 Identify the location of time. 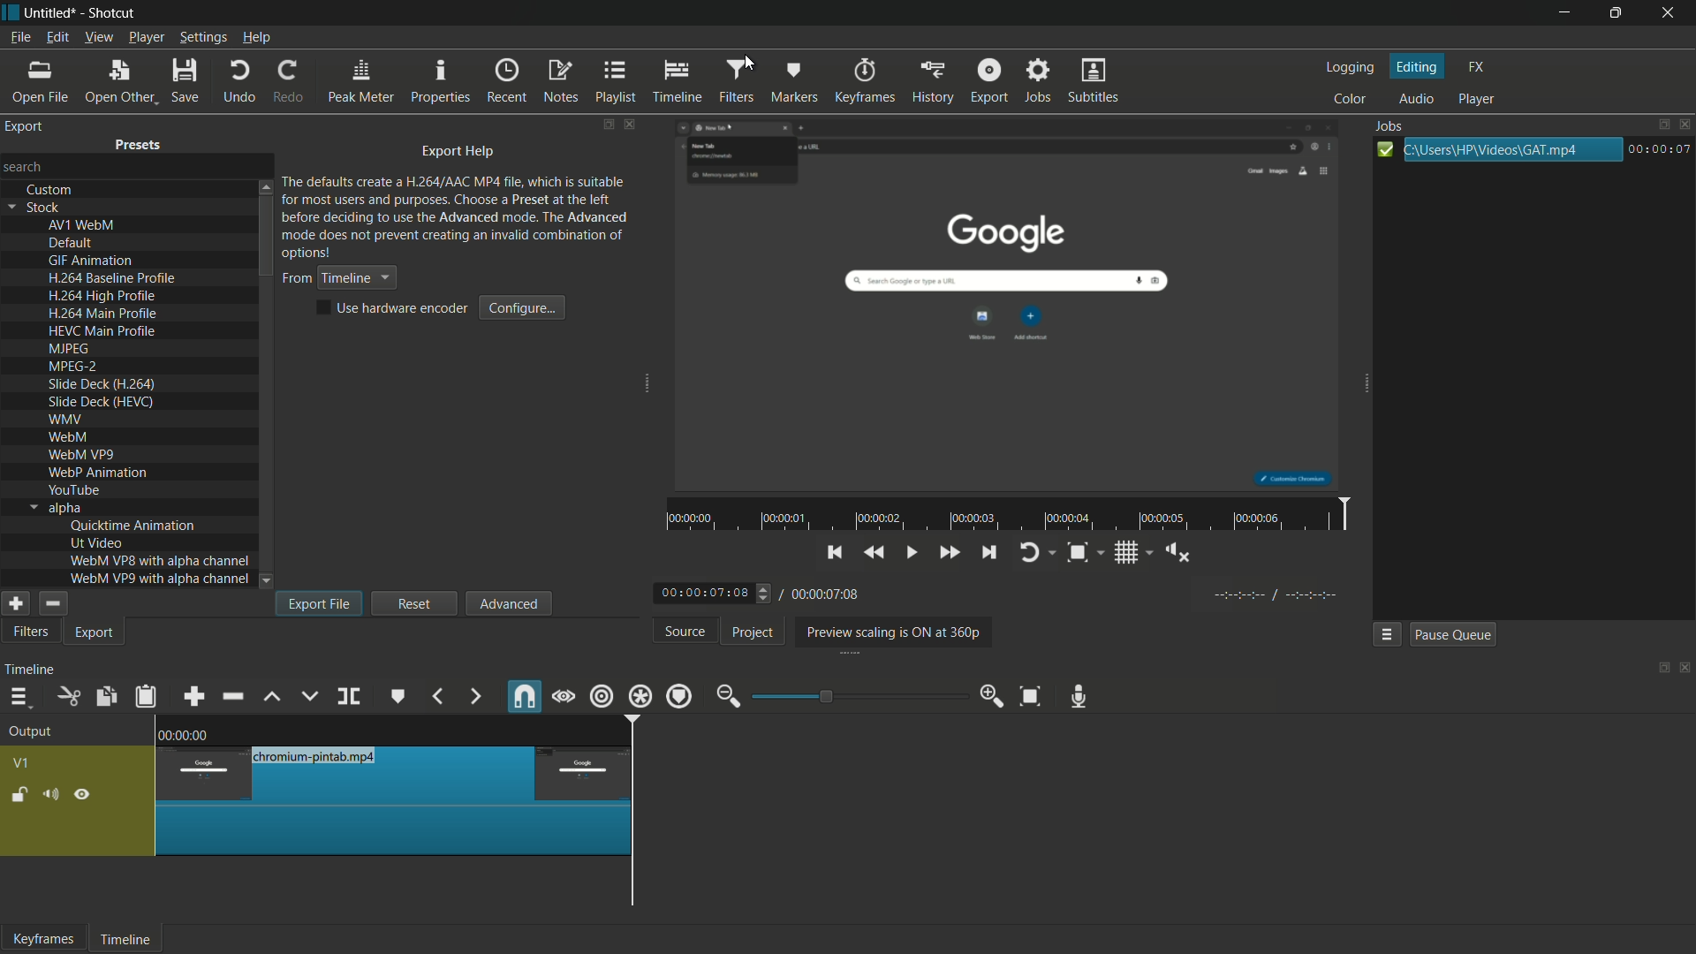
(1011, 514).